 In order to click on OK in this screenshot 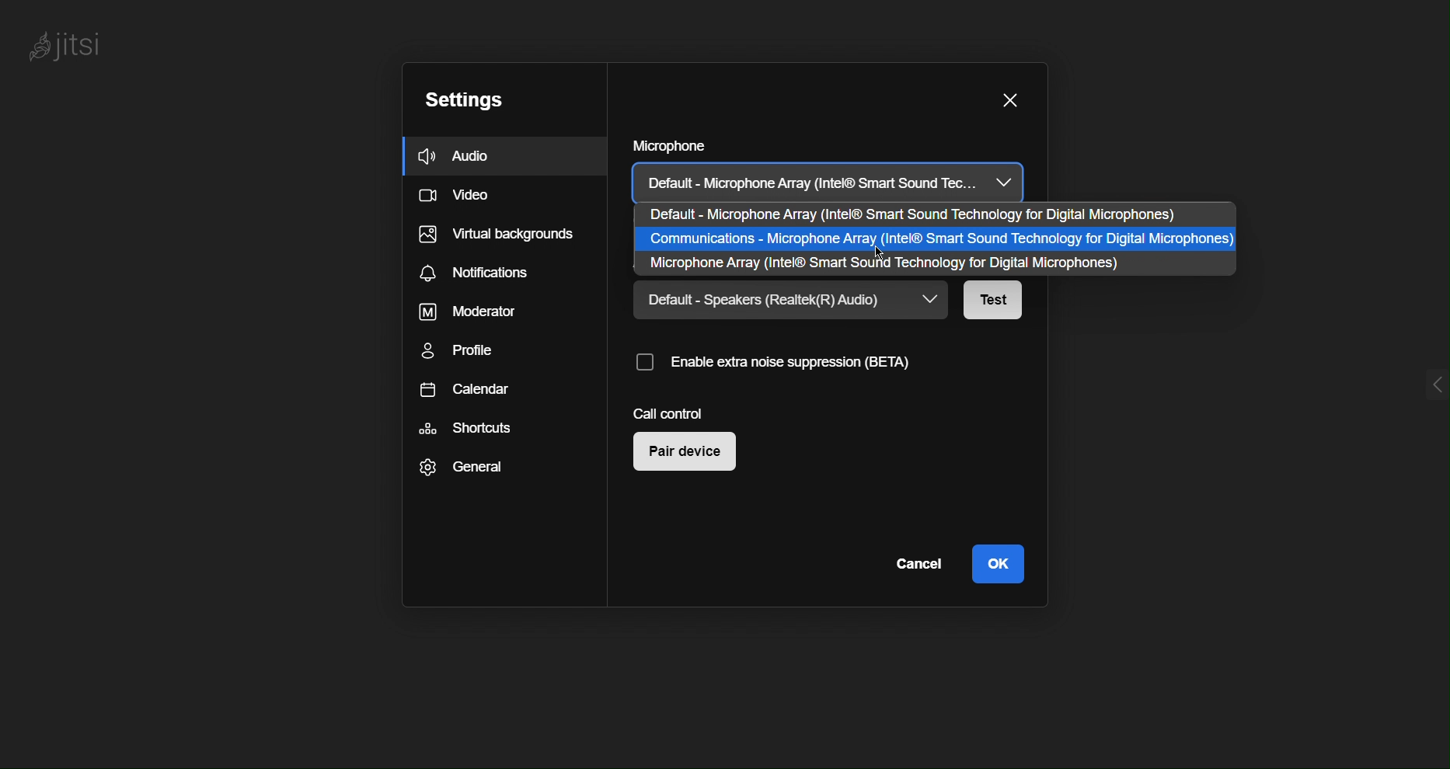, I will do `click(996, 563)`.